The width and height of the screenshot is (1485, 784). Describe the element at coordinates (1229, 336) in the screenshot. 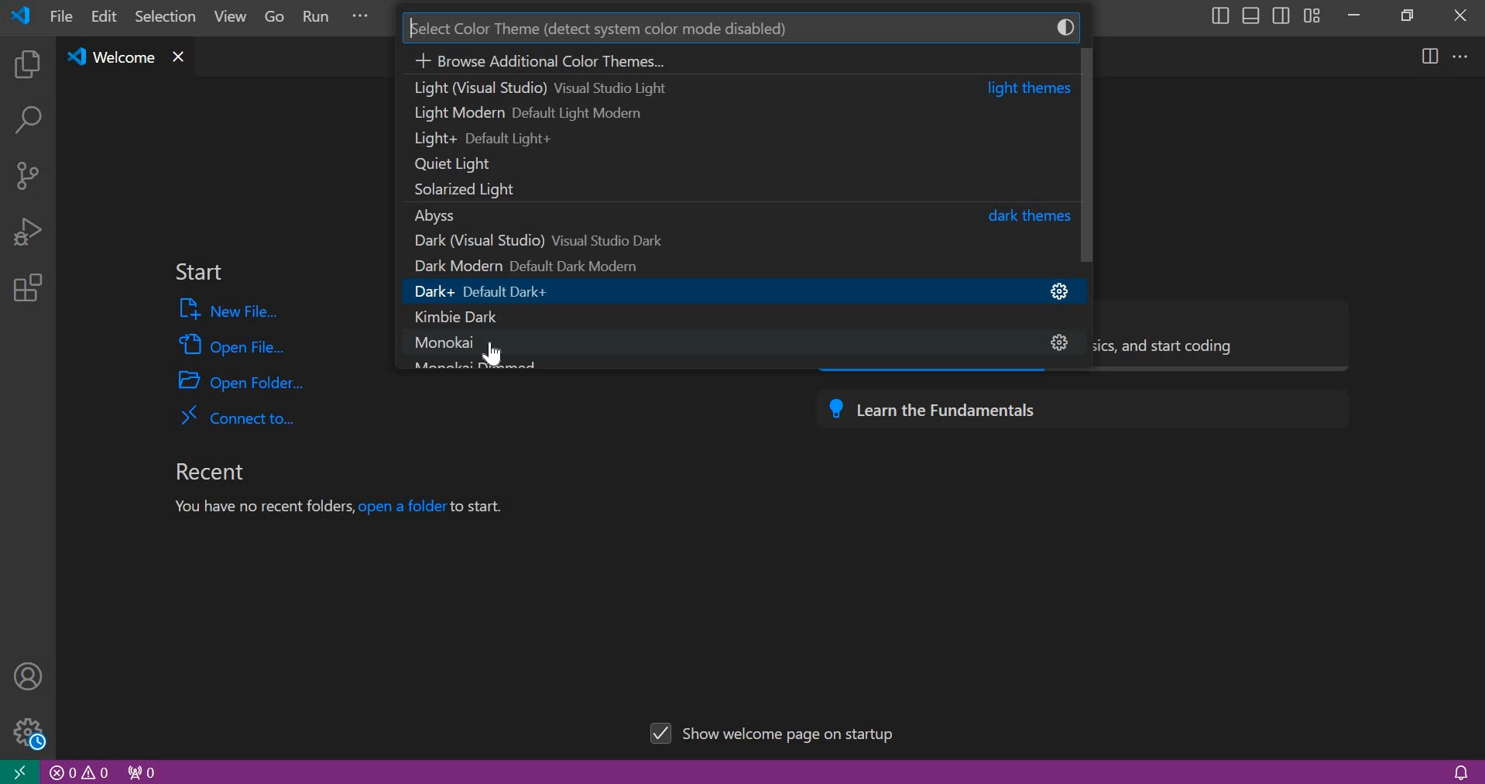

I see `get started with VS Code` at that location.